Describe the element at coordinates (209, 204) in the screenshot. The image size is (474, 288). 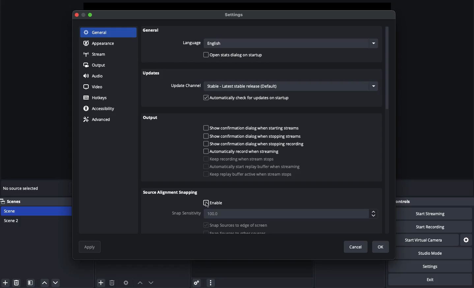
I see `Cursor` at that location.